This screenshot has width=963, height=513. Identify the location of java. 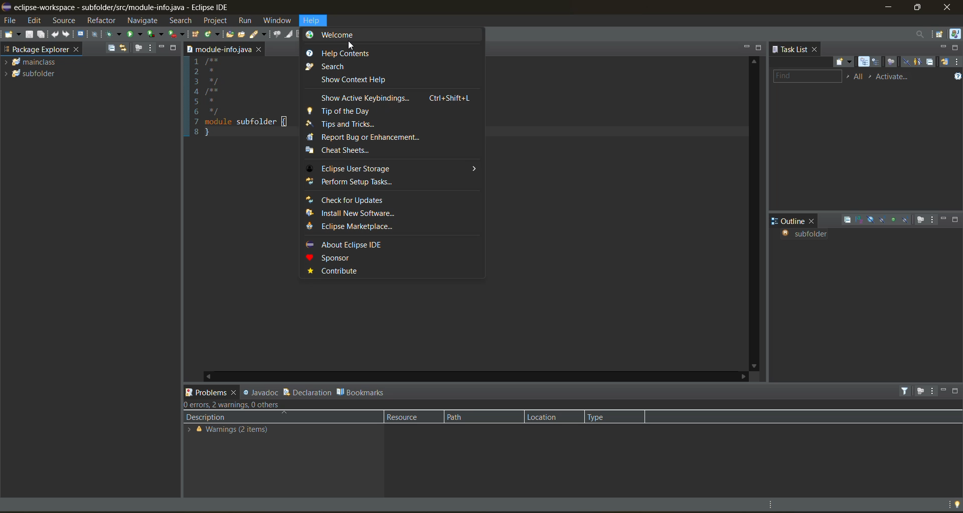
(954, 34).